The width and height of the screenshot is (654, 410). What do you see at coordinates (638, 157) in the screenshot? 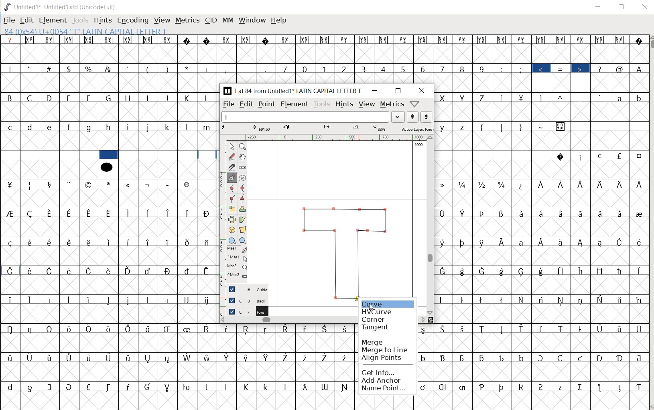
I see `Symbol` at bounding box center [638, 157].